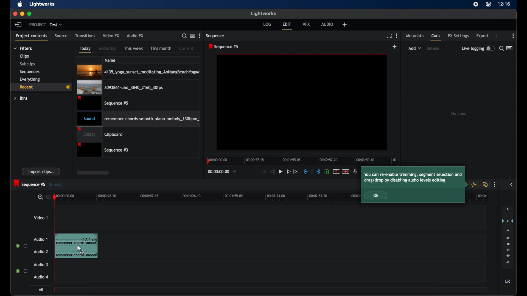 The image size is (527, 296). I want to click on audio output levels, so click(507, 237).